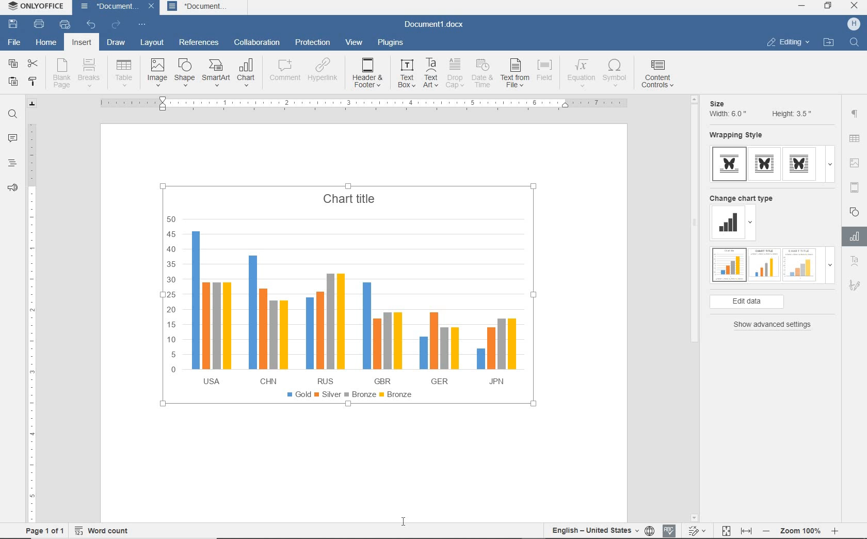 This screenshot has width=867, height=539. What do you see at coordinates (516, 74) in the screenshot?
I see `text from file` at bounding box center [516, 74].